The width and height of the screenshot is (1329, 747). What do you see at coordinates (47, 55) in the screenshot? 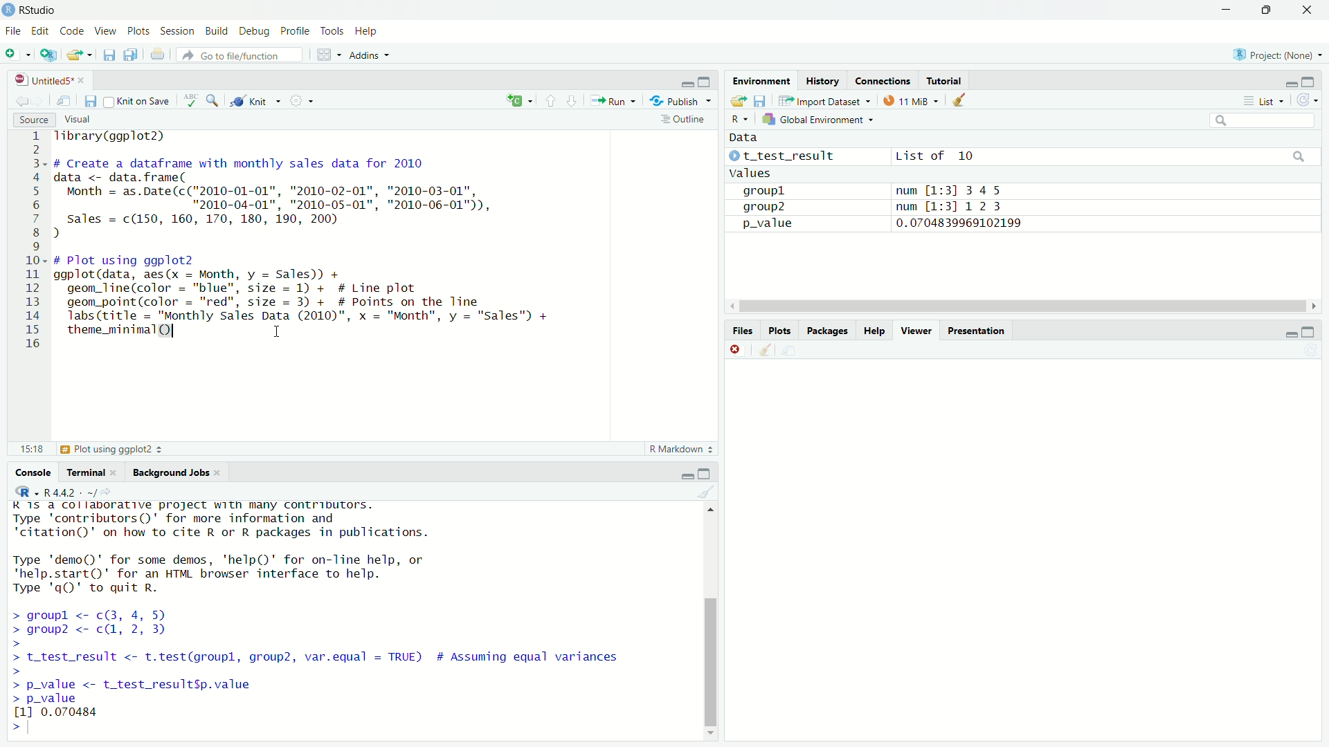
I see `new project` at bounding box center [47, 55].